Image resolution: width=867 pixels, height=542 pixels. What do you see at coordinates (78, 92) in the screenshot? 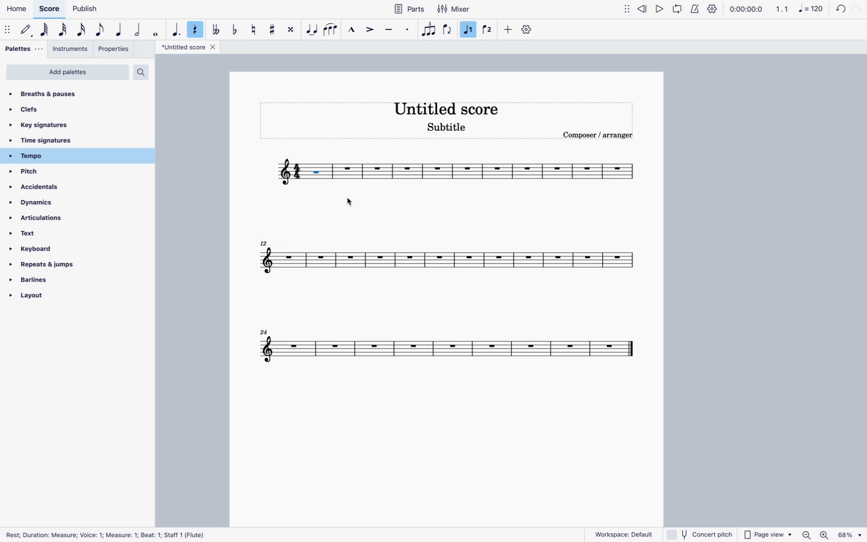
I see `breaths & pauses` at bounding box center [78, 92].